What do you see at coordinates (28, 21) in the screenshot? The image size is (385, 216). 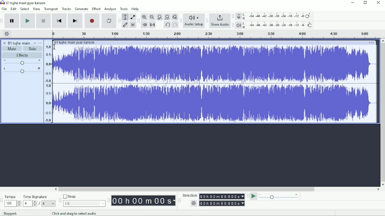 I see `Play` at bounding box center [28, 21].